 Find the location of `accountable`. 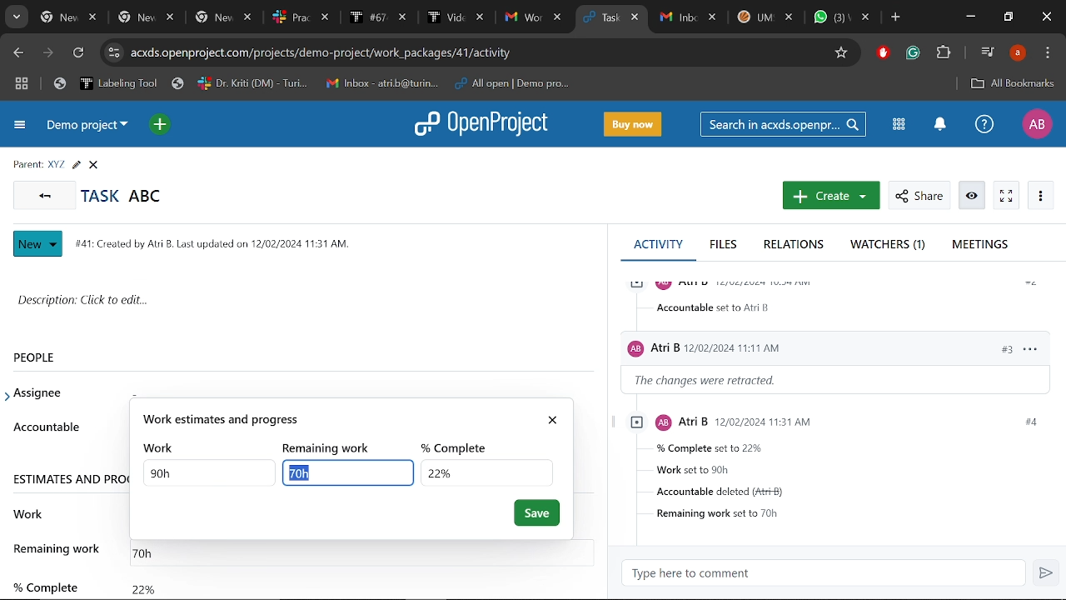

accountable is located at coordinates (46, 427).